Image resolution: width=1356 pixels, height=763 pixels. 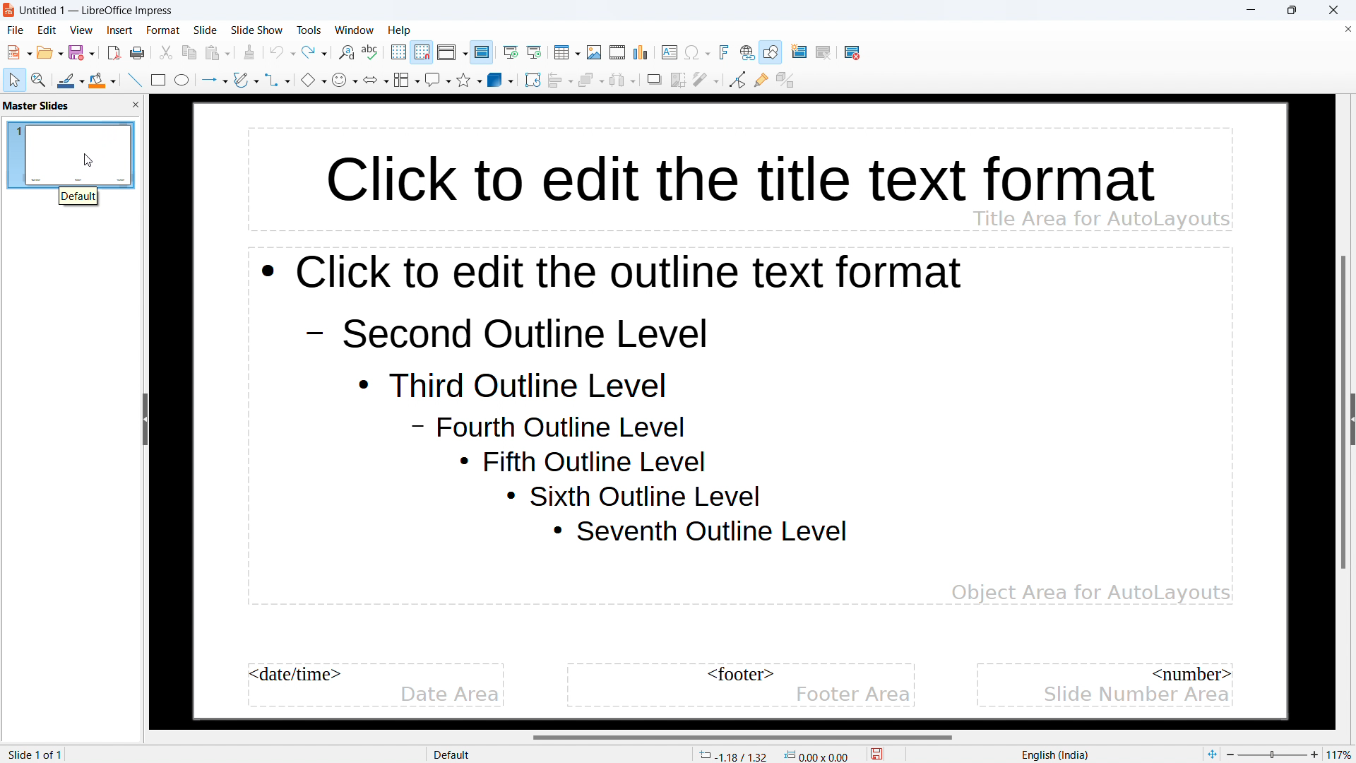 What do you see at coordinates (1090, 586) in the screenshot?
I see `Object Area for AutoLayouts` at bounding box center [1090, 586].